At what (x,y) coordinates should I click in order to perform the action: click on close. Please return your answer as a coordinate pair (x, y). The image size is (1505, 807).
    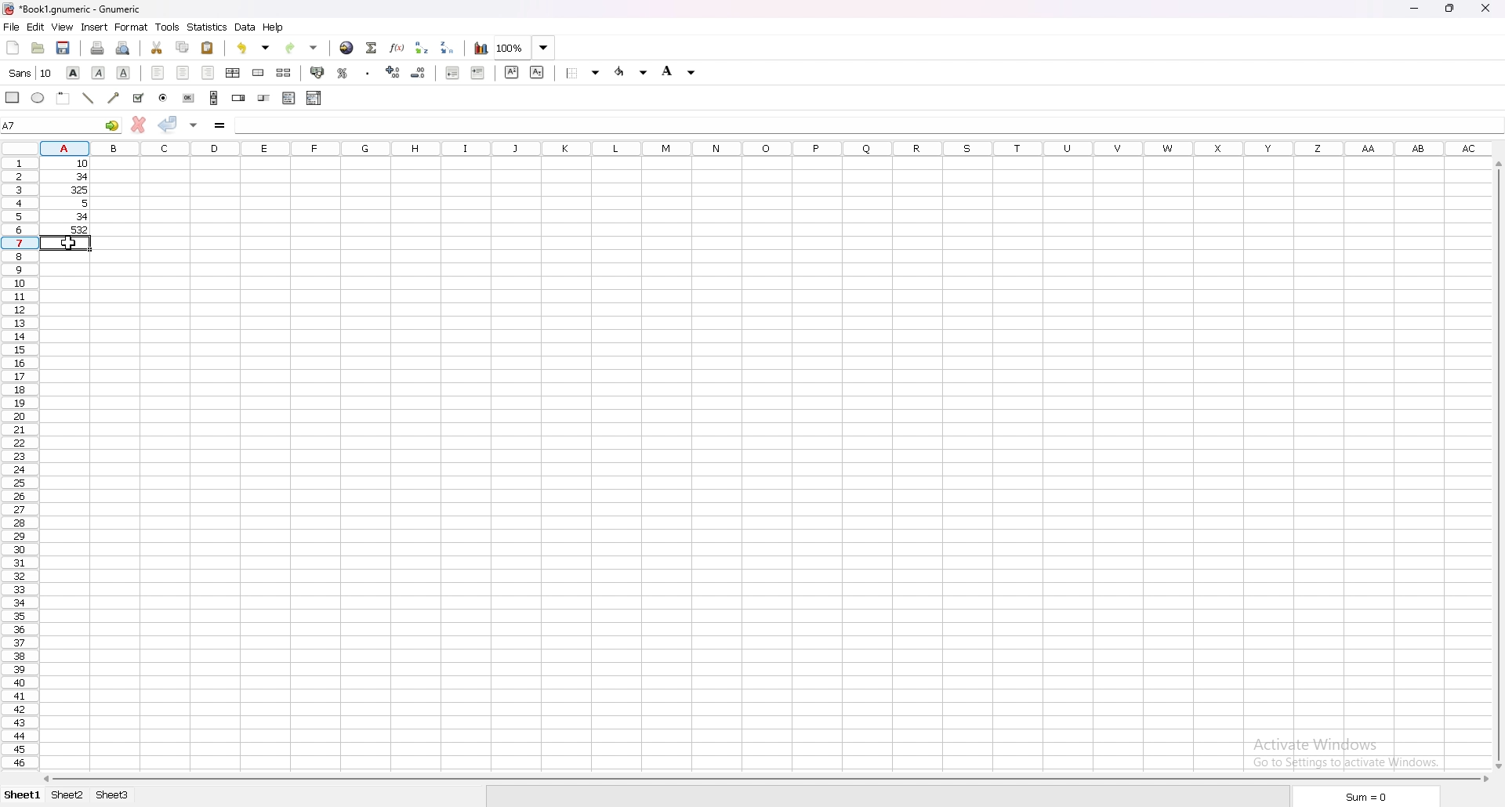
    Looking at the image, I should click on (1485, 9).